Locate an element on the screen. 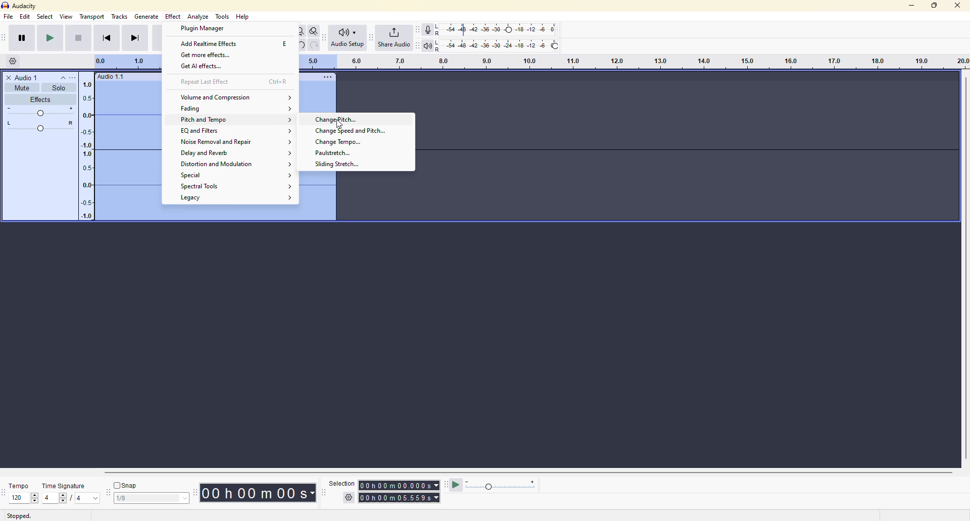 The image size is (970, 521). share audio toolbar is located at coordinates (370, 37).